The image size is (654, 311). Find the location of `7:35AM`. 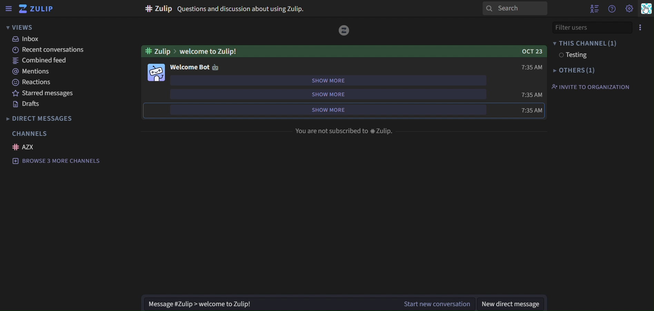

7:35AM is located at coordinates (533, 110).